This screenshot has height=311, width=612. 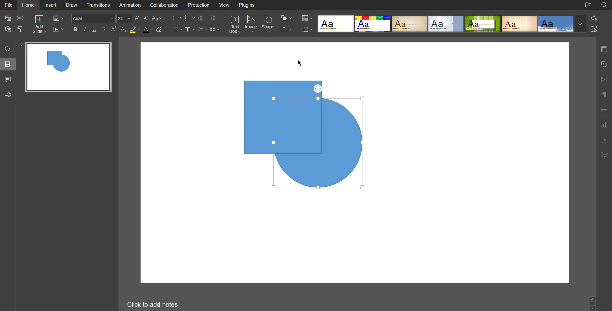 What do you see at coordinates (580, 23) in the screenshot?
I see `Template Dropdown` at bounding box center [580, 23].